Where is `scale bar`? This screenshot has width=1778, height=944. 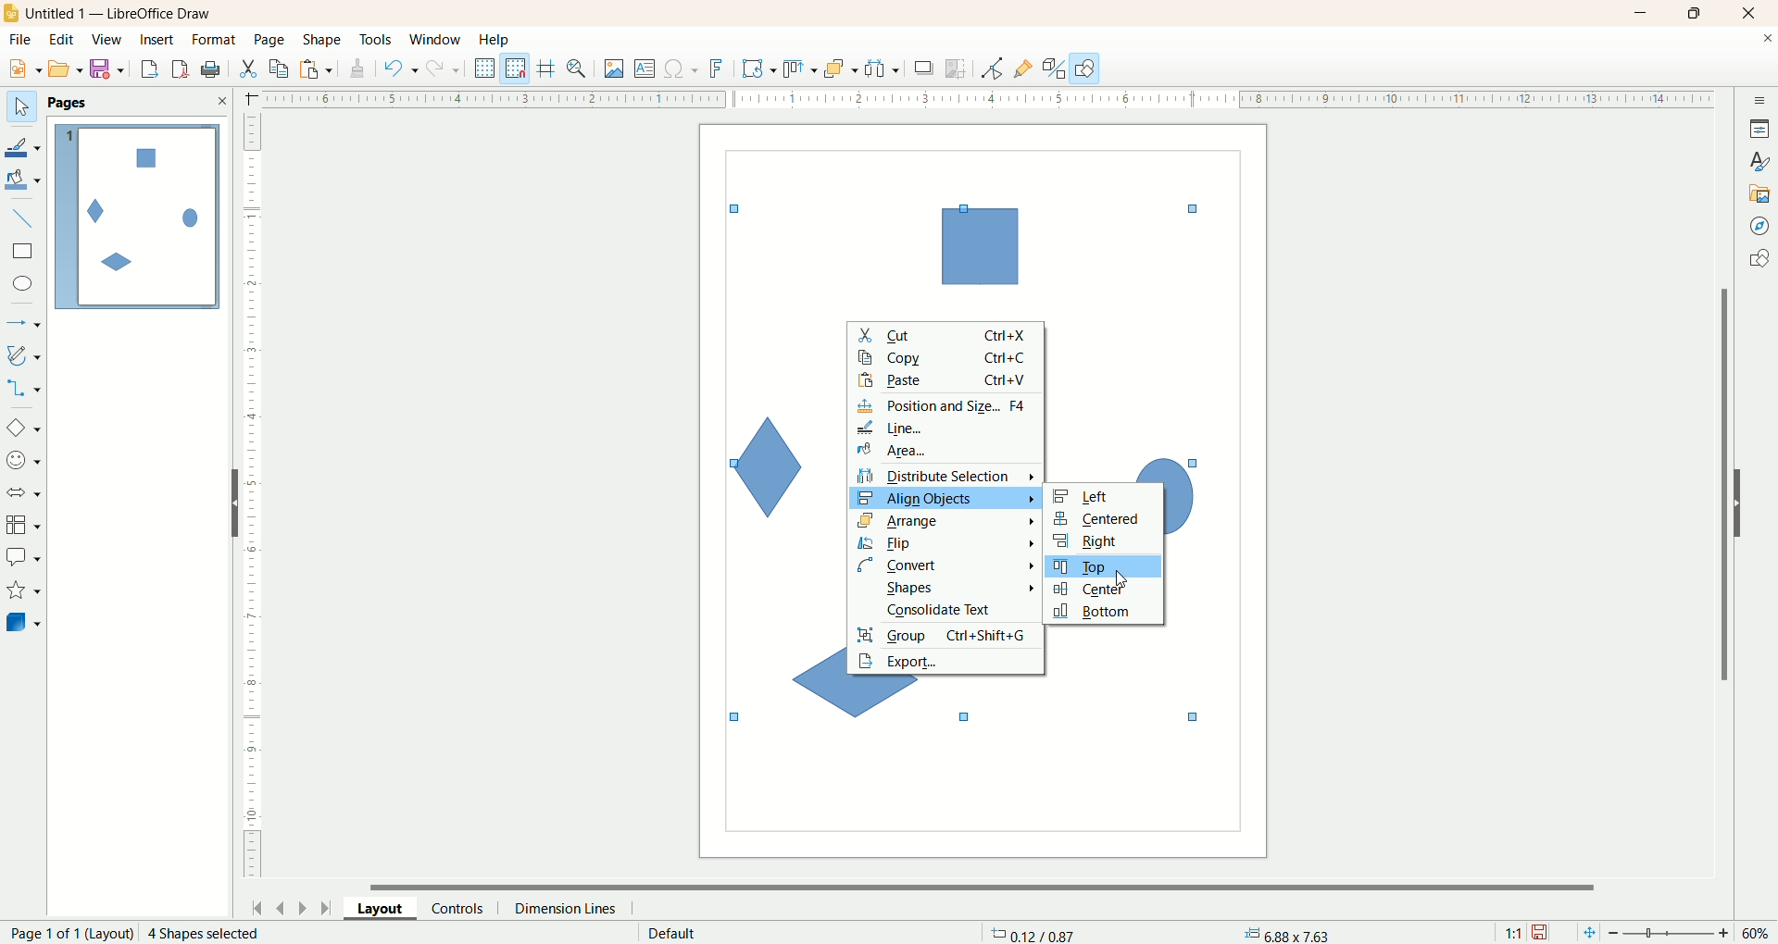 scale bar is located at coordinates (975, 97).